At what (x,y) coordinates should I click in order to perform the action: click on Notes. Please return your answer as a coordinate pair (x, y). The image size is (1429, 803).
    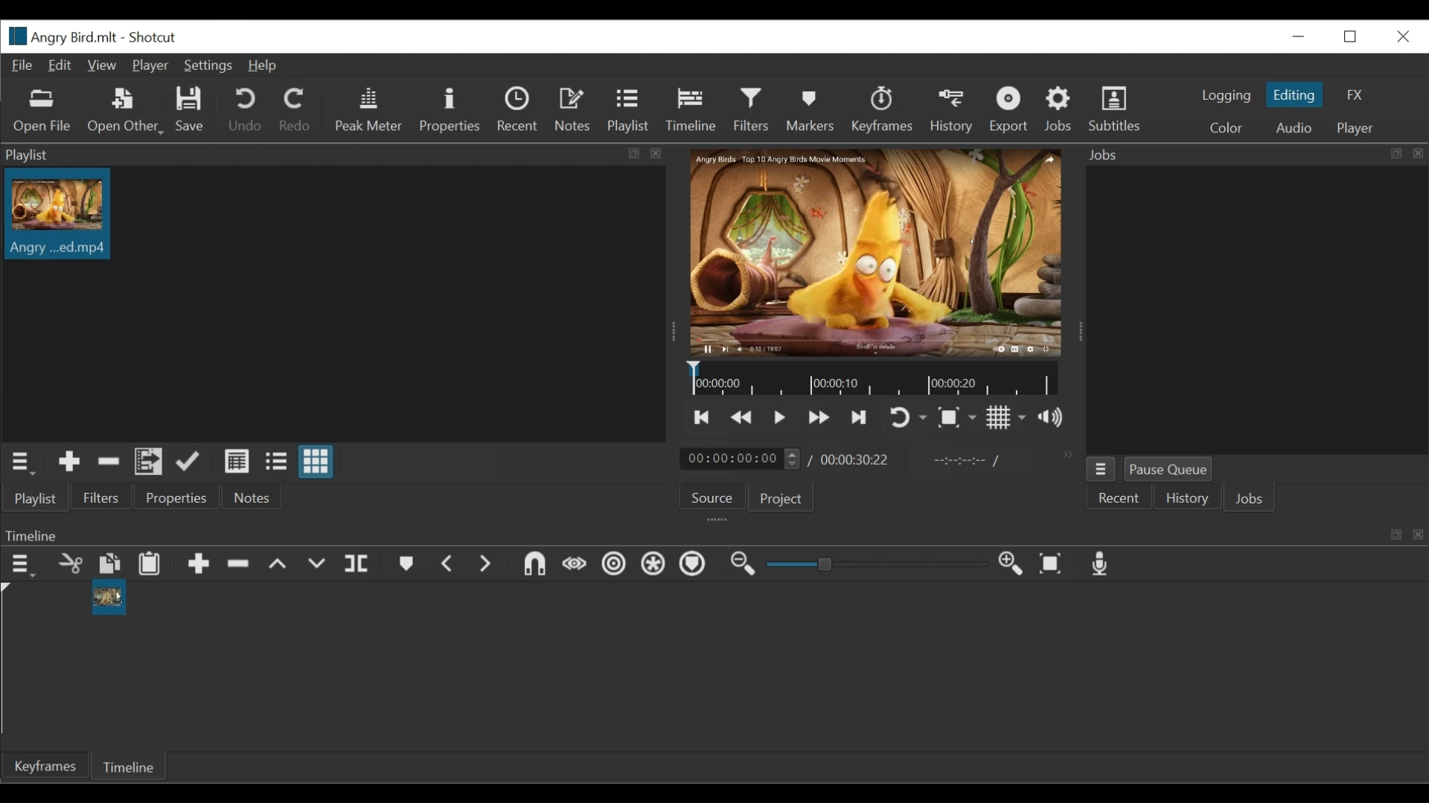
    Looking at the image, I should click on (247, 497).